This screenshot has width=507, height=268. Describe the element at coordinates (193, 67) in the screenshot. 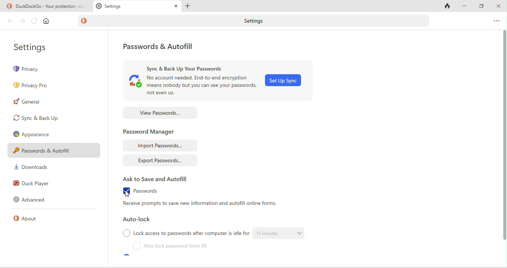

I see `sync and back up password ` at that location.